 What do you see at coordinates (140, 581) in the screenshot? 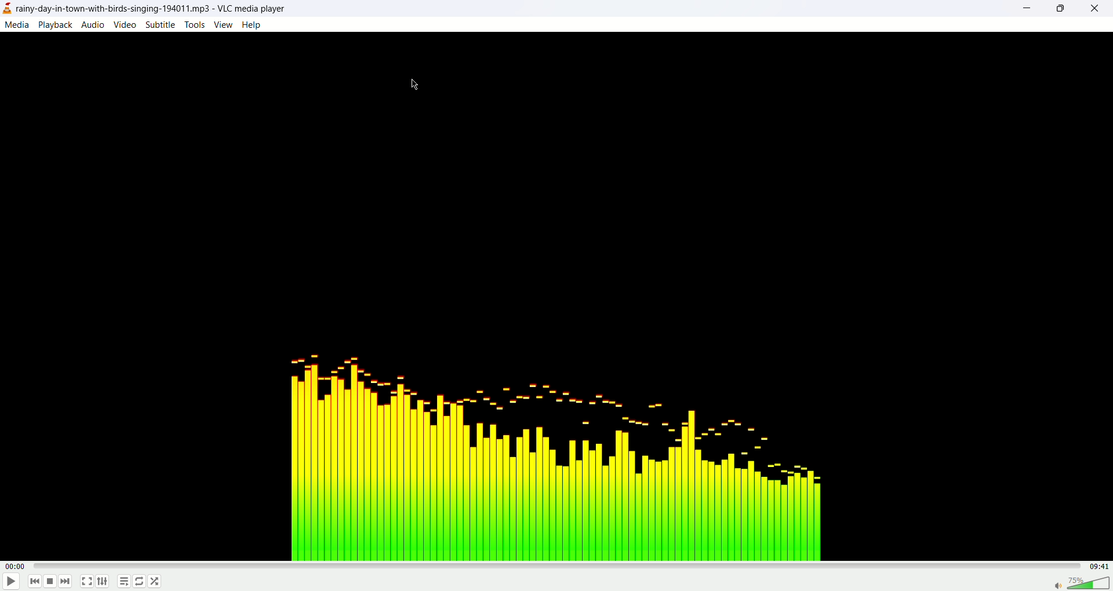
I see `loop` at bounding box center [140, 581].